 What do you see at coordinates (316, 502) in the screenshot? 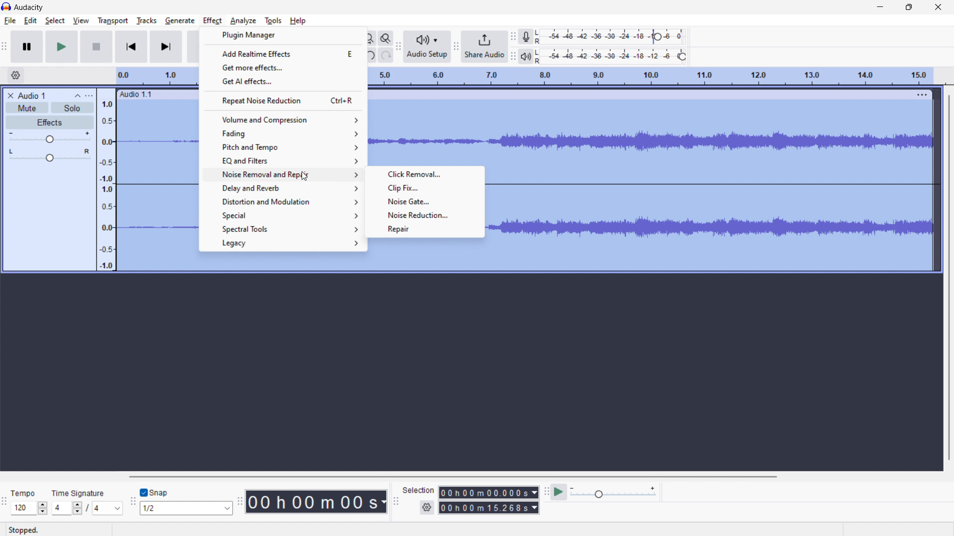
I see `time stamp` at bounding box center [316, 502].